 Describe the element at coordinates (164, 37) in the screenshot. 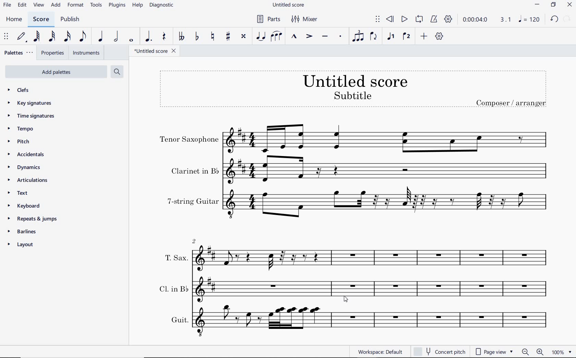

I see `REST` at that location.